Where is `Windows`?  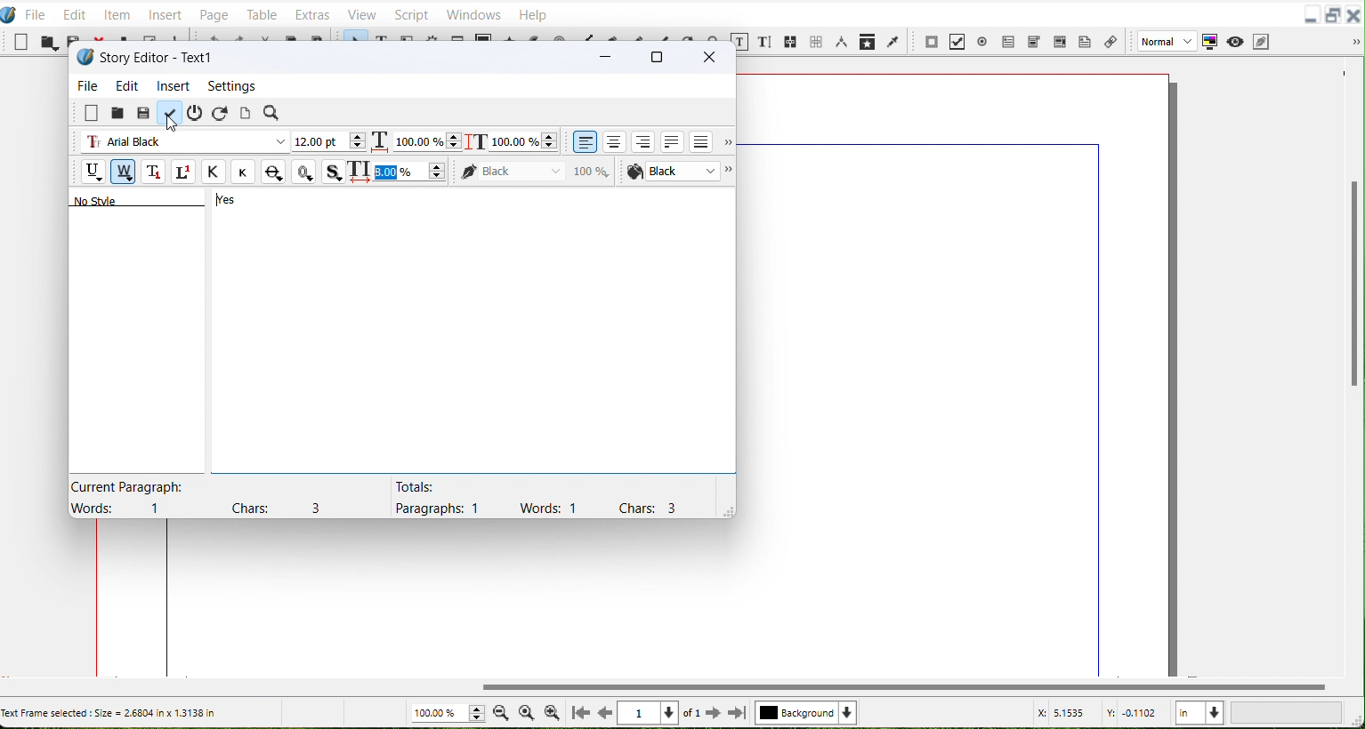 Windows is located at coordinates (472, 13).